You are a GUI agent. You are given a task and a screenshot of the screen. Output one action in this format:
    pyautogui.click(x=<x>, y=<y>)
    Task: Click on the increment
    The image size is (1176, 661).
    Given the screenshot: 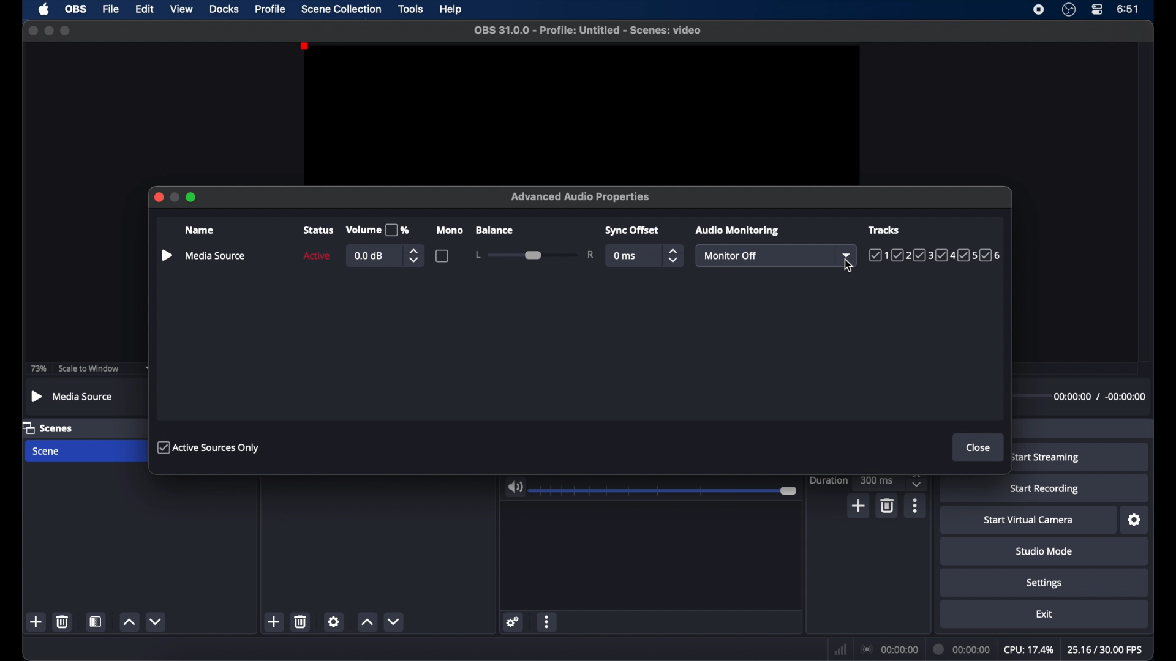 What is the action you would take?
    pyautogui.click(x=367, y=623)
    